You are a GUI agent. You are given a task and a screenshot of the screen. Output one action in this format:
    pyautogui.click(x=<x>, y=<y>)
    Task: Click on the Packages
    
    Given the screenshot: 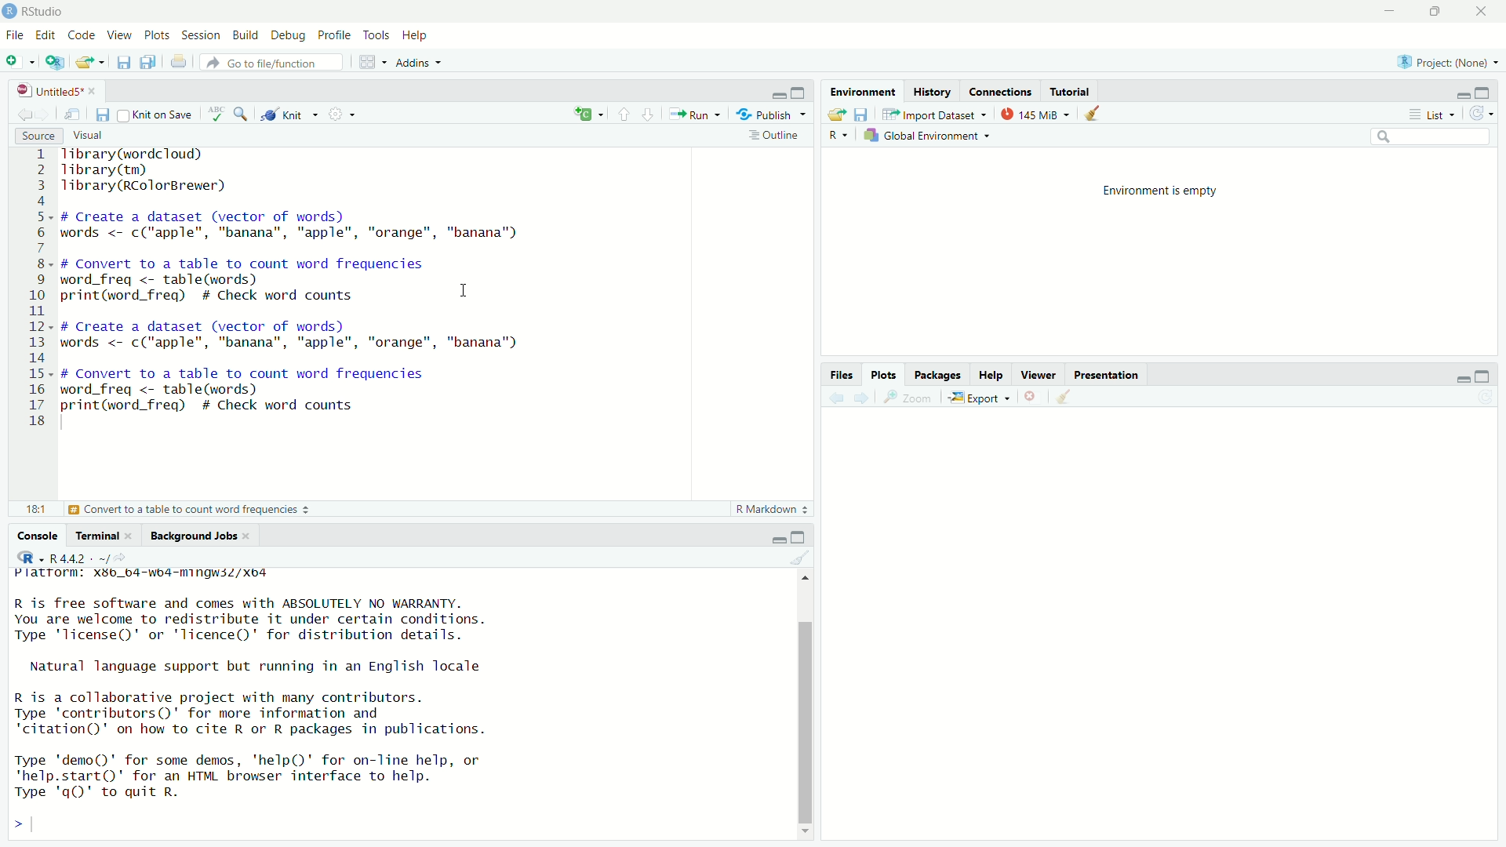 What is the action you would take?
    pyautogui.click(x=937, y=373)
    